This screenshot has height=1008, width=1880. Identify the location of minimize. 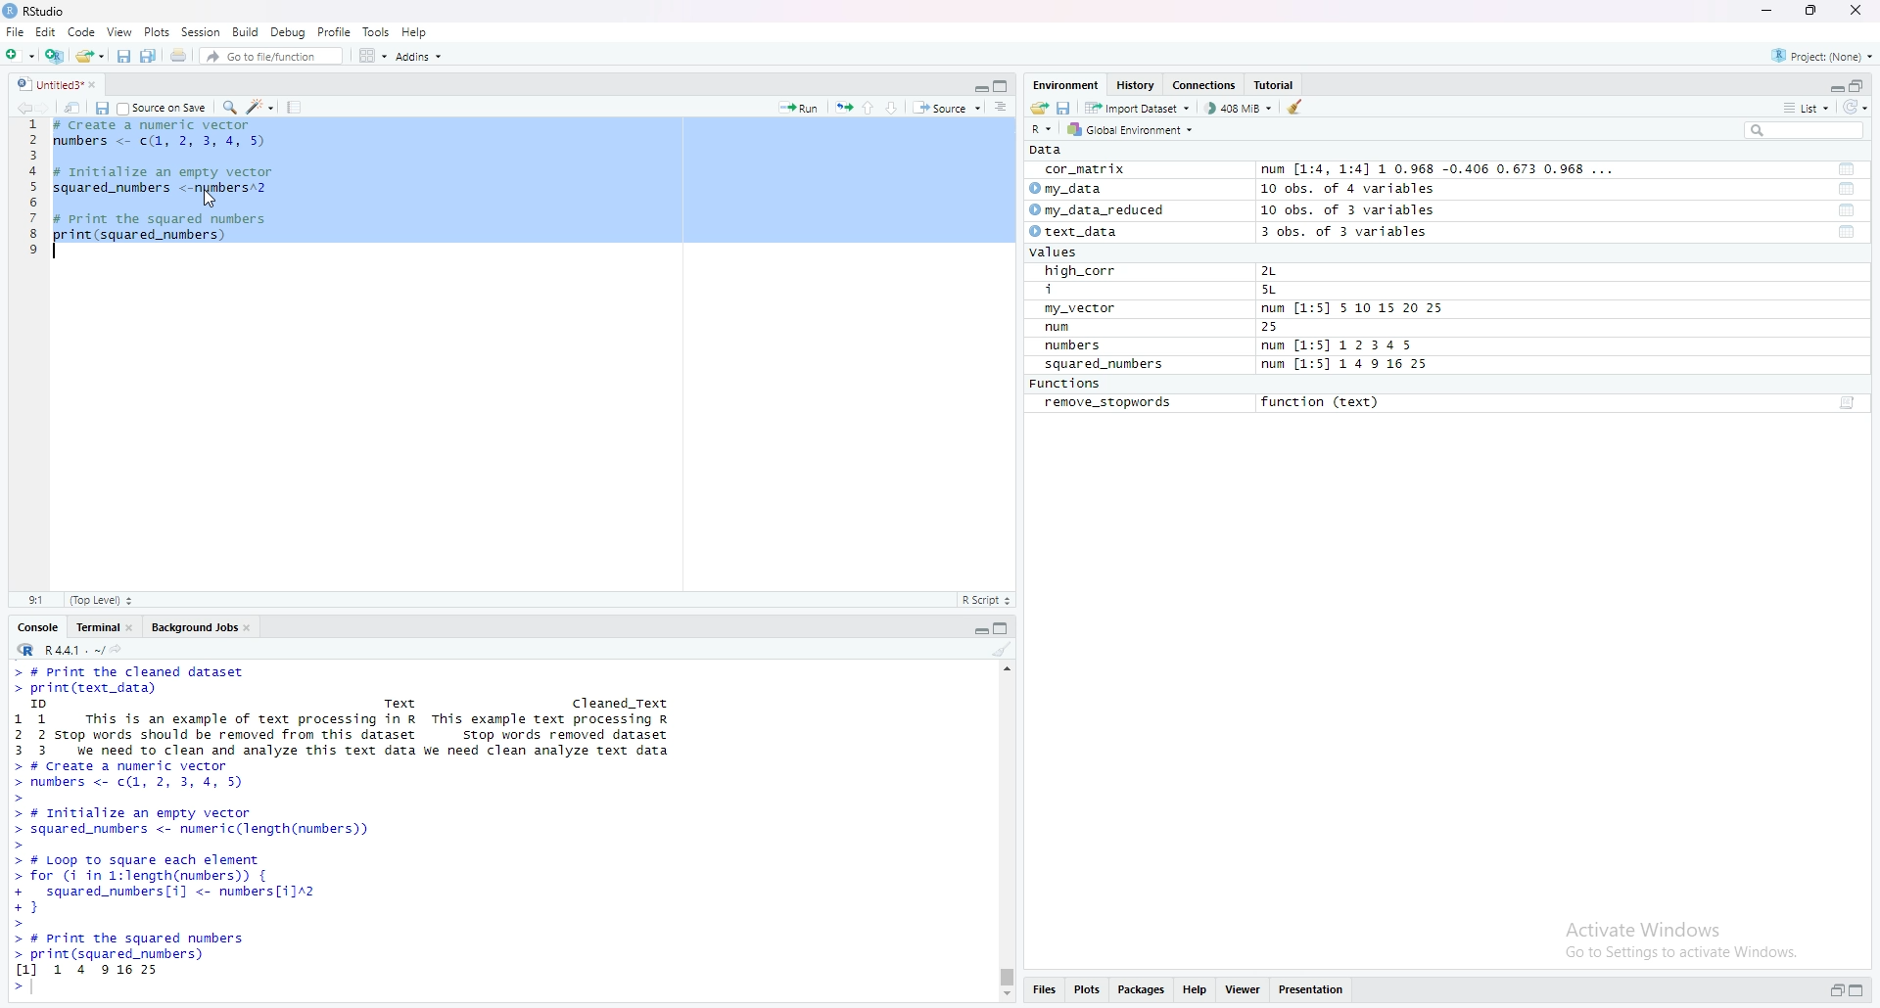
(979, 626).